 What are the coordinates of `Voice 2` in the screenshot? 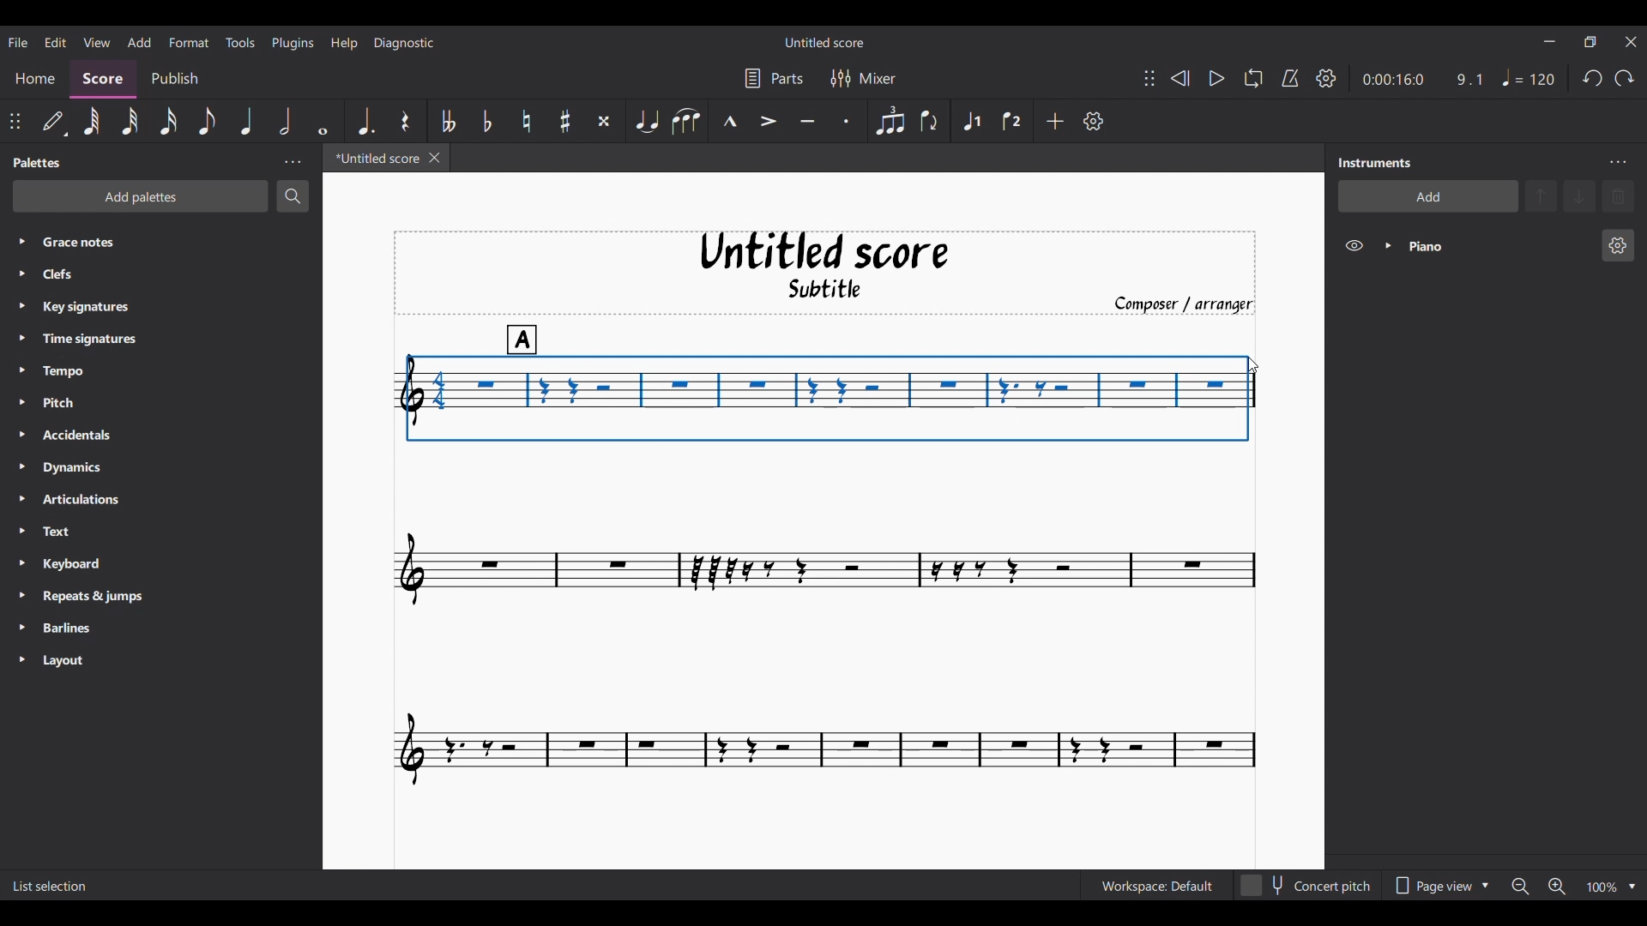 It's located at (1011, 122).